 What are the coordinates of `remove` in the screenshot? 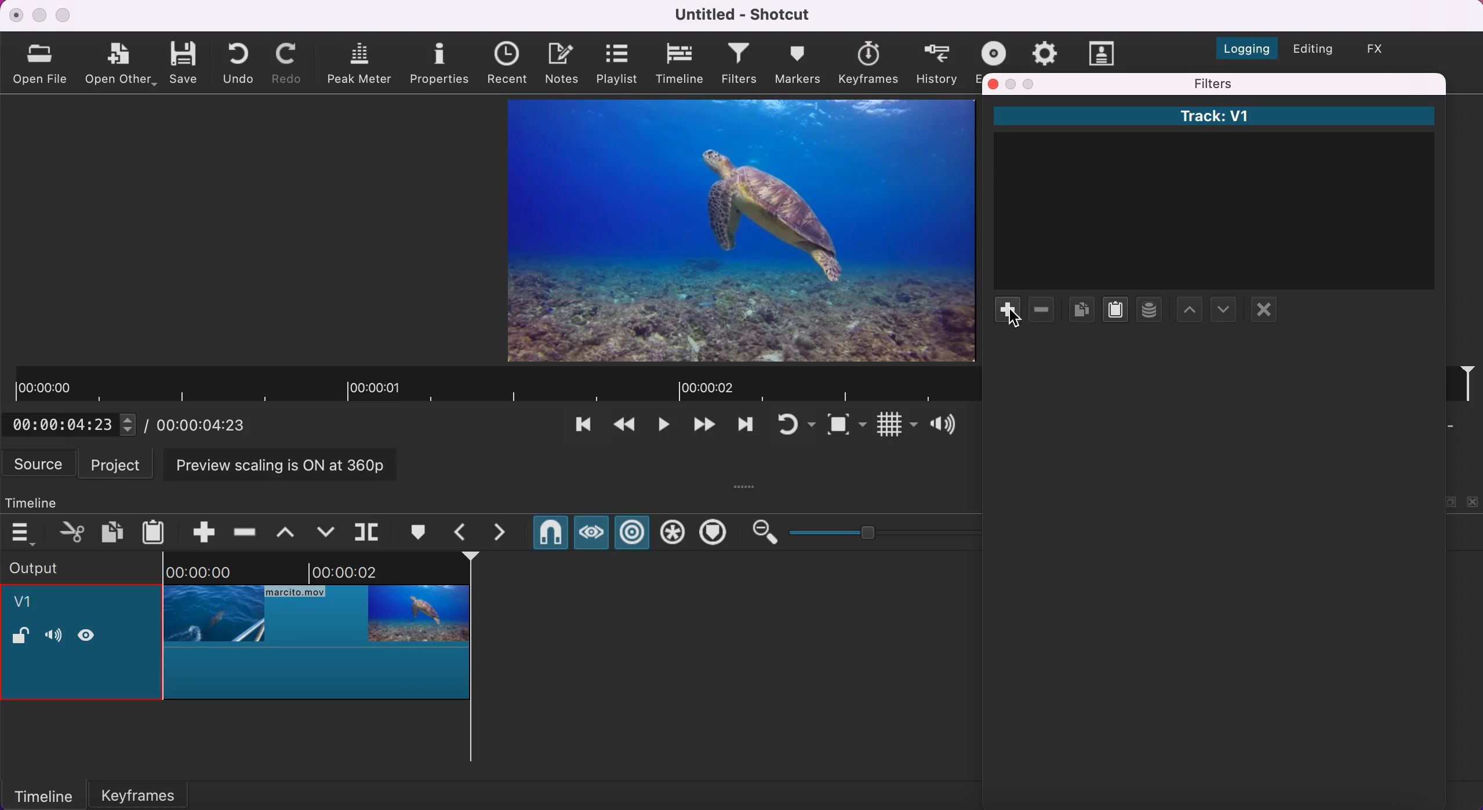 It's located at (1044, 312).